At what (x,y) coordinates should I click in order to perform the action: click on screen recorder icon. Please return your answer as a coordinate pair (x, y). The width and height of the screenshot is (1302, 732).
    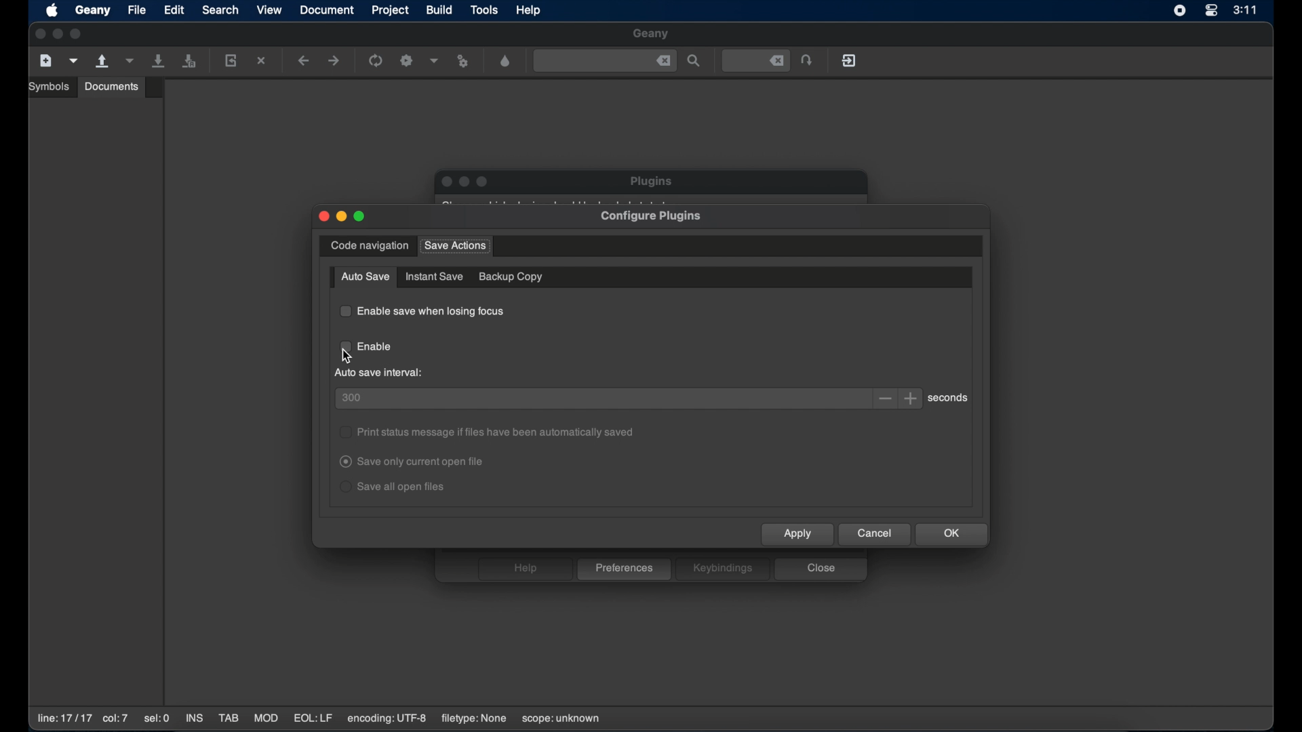
    Looking at the image, I should click on (1180, 11).